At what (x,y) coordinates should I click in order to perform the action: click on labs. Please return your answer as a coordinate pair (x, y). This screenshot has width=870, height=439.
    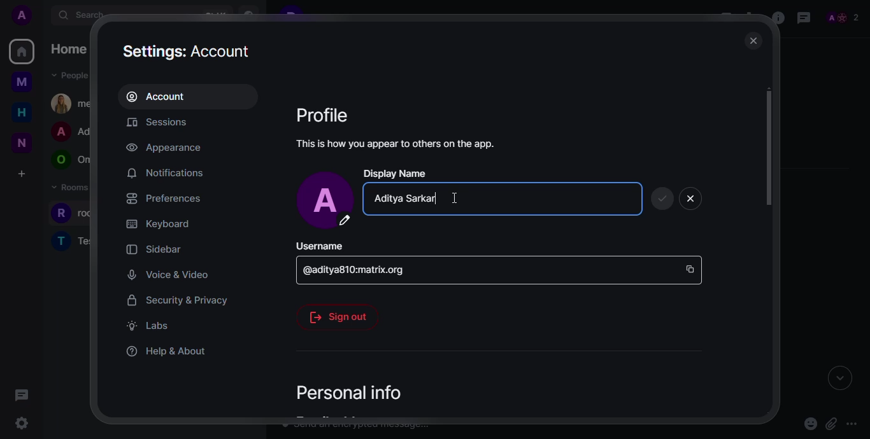
    Looking at the image, I should click on (148, 326).